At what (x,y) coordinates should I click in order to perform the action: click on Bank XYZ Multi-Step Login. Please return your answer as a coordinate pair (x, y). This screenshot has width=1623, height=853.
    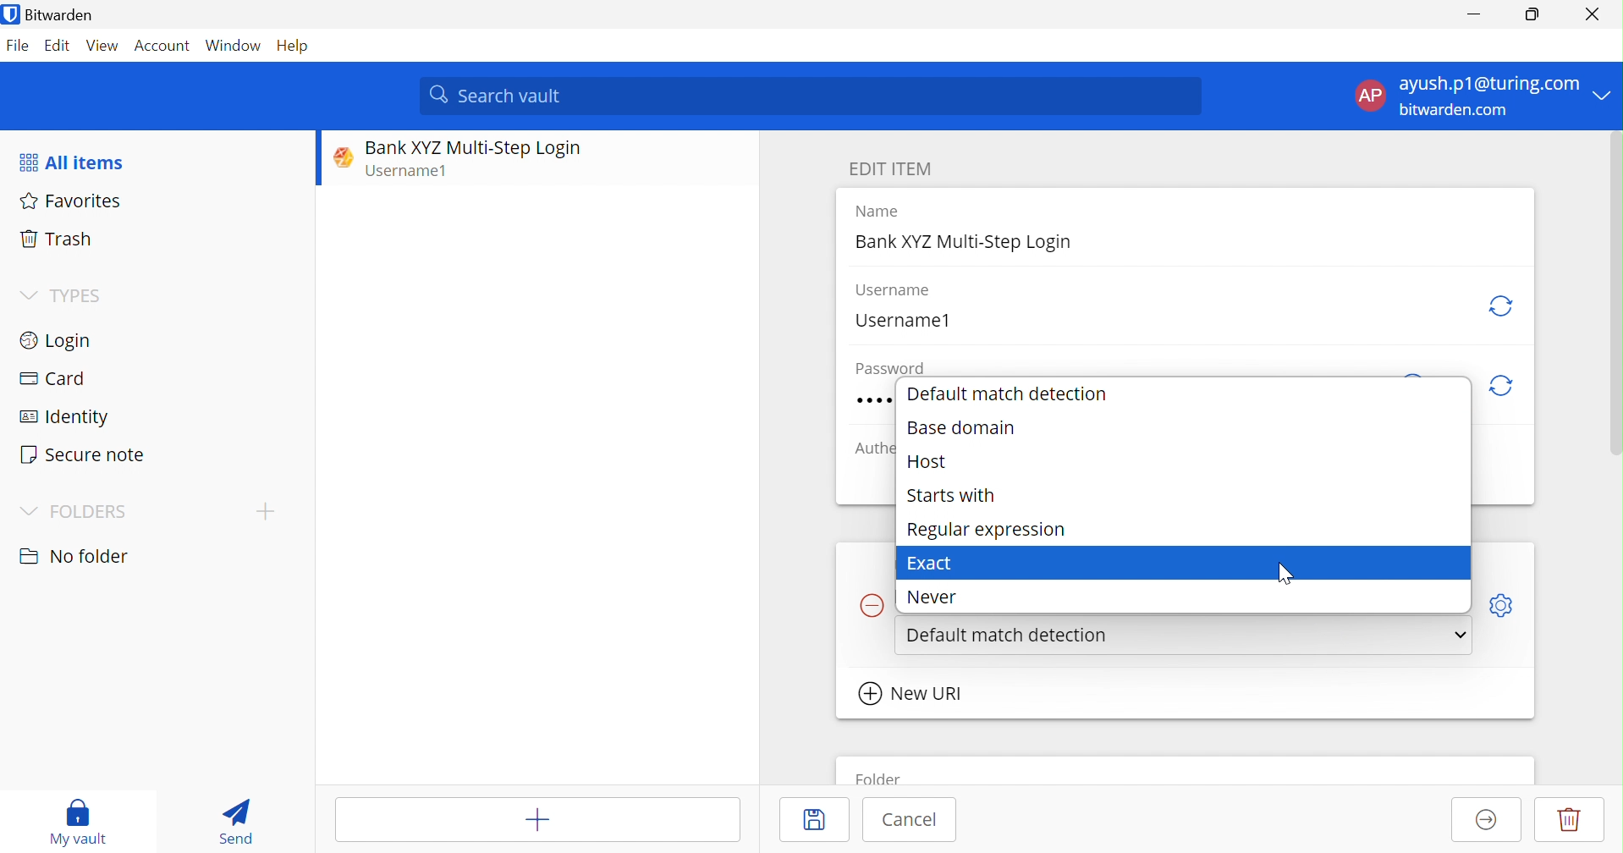
    Looking at the image, I should click on (473, 148).